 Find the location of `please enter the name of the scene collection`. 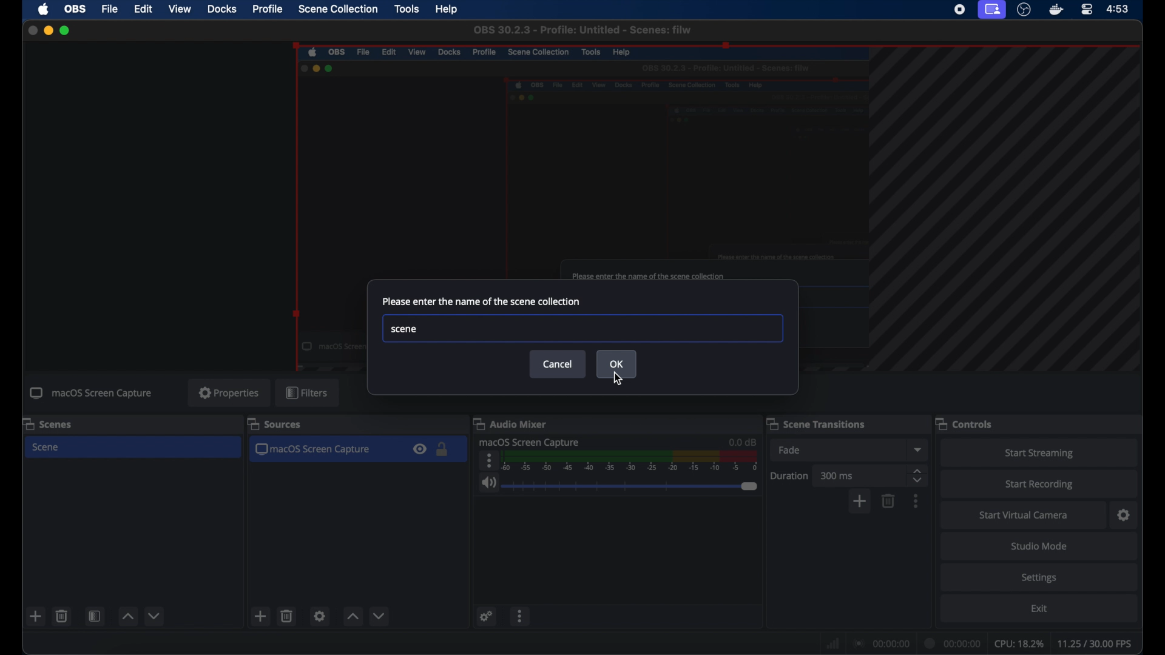

please enter the name of the scene collection is located at coordinates (482, 301).